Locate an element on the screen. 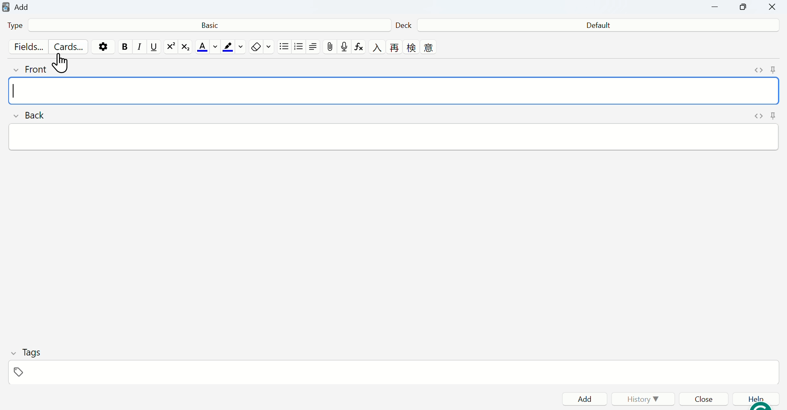  front input field is located at coordinates (394, 91).